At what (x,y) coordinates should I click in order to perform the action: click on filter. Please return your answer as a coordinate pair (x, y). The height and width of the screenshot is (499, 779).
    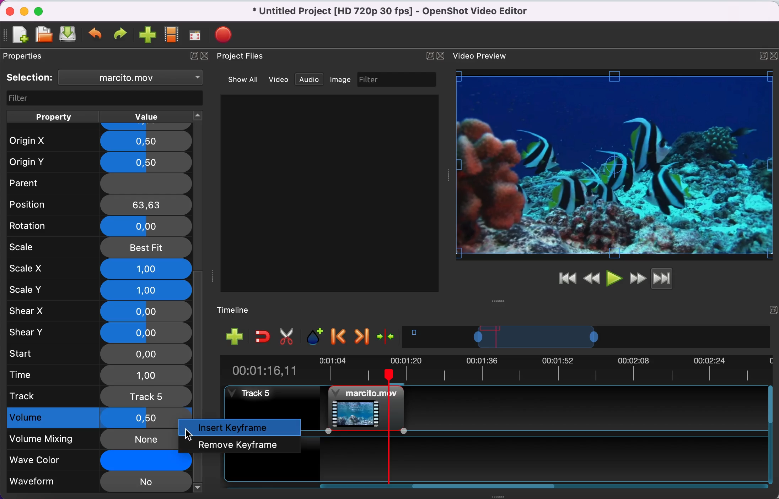
    Looking at the image, I should click on (102, 98).